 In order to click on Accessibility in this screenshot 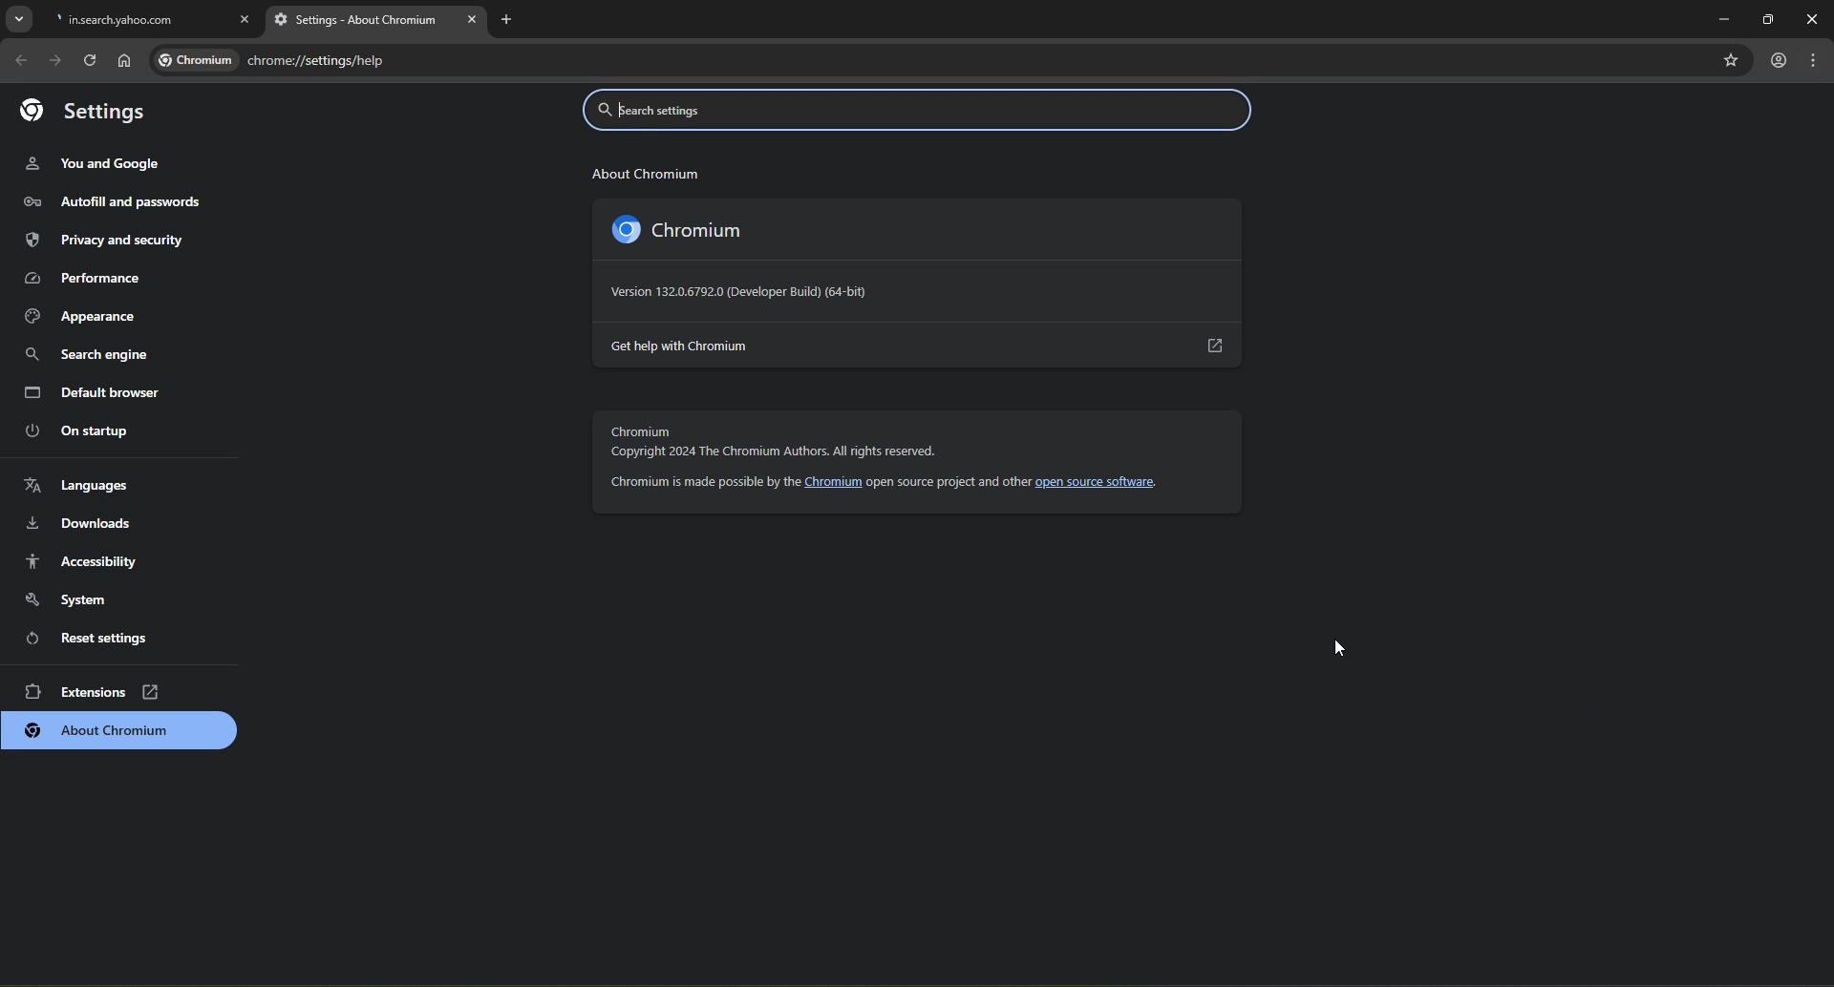, I will do `click(100, 560)`.